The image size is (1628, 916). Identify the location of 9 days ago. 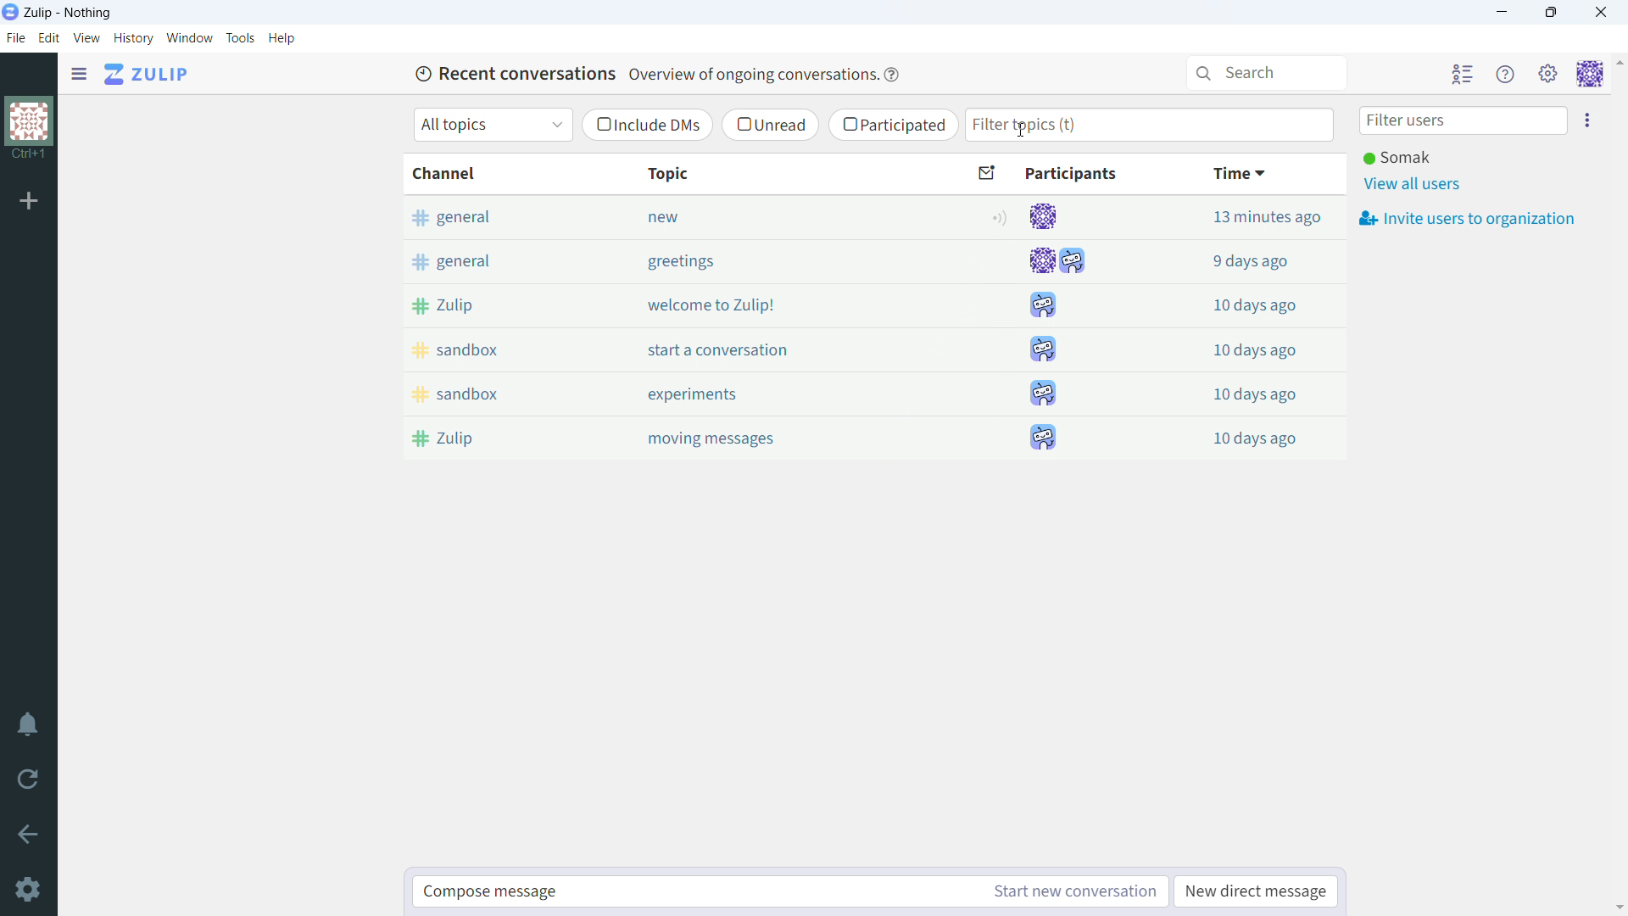
(1236, 258).